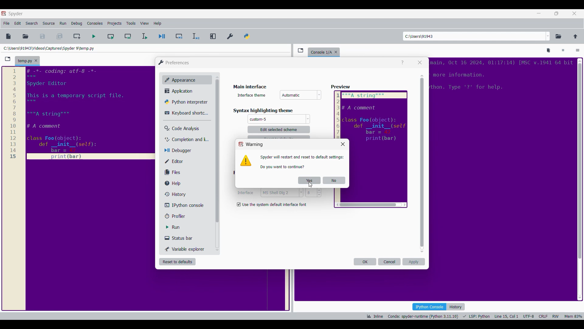  What do you see at coordinates (555, 316) in the screenshot?
I see `RW` at bounding box center [555, 316].